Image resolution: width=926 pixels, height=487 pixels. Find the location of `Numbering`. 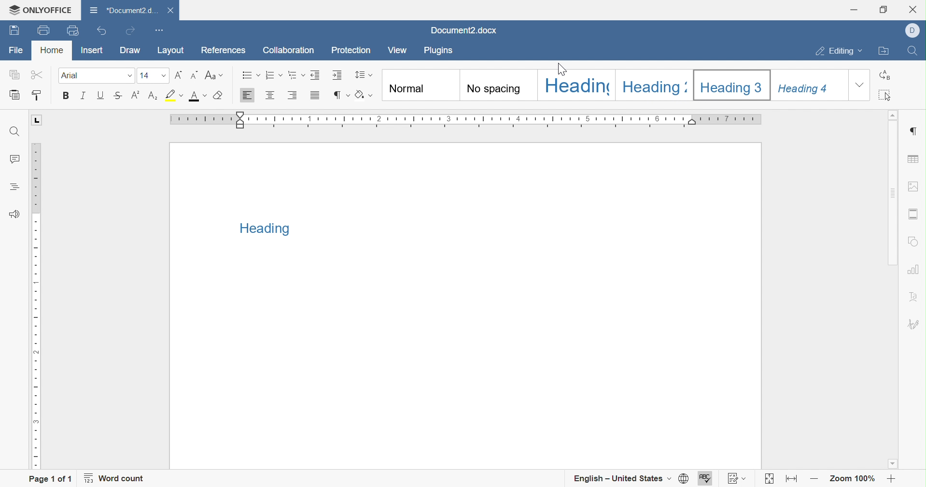

Numbering is located at coordinates (270, 76).